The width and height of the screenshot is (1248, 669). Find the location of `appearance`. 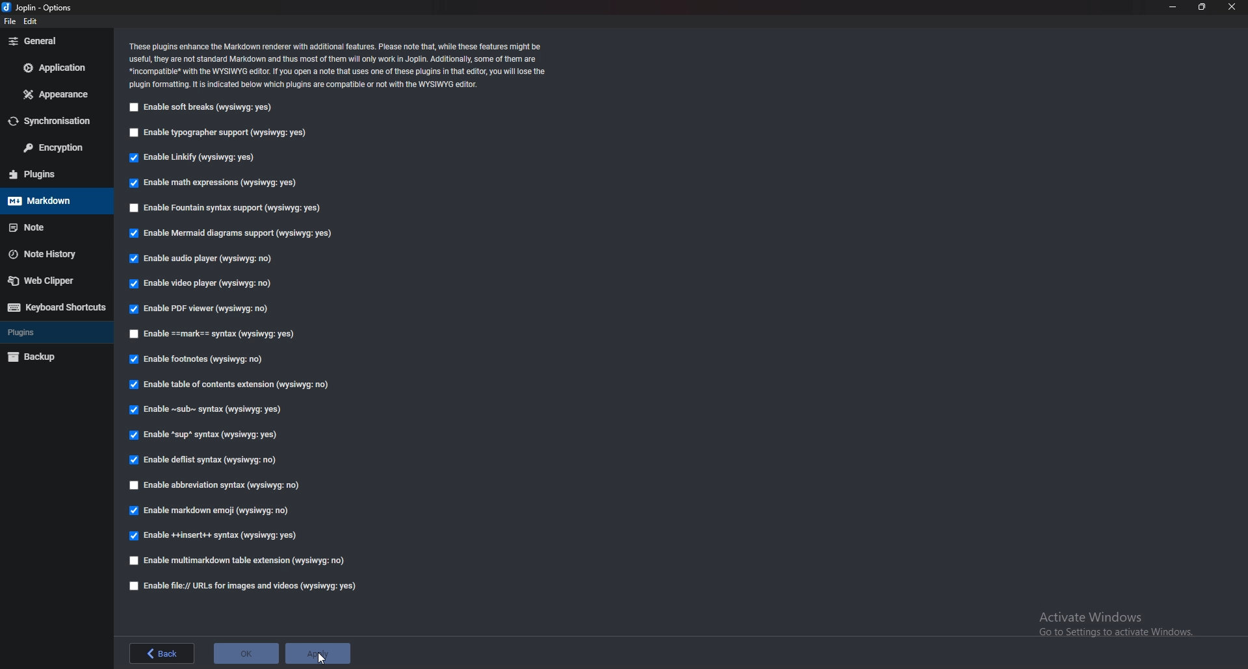

appearance is located at coordinates (53, 95).